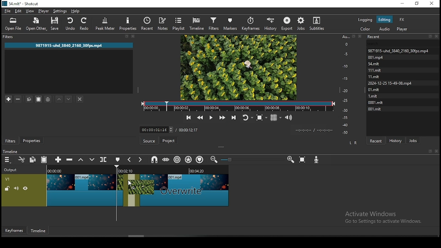 This screenshot has height=248, width=441. What do you see at coordinates (429, 151) in the screenshot?
I see `bookmark` at bounding box center [429, 151].